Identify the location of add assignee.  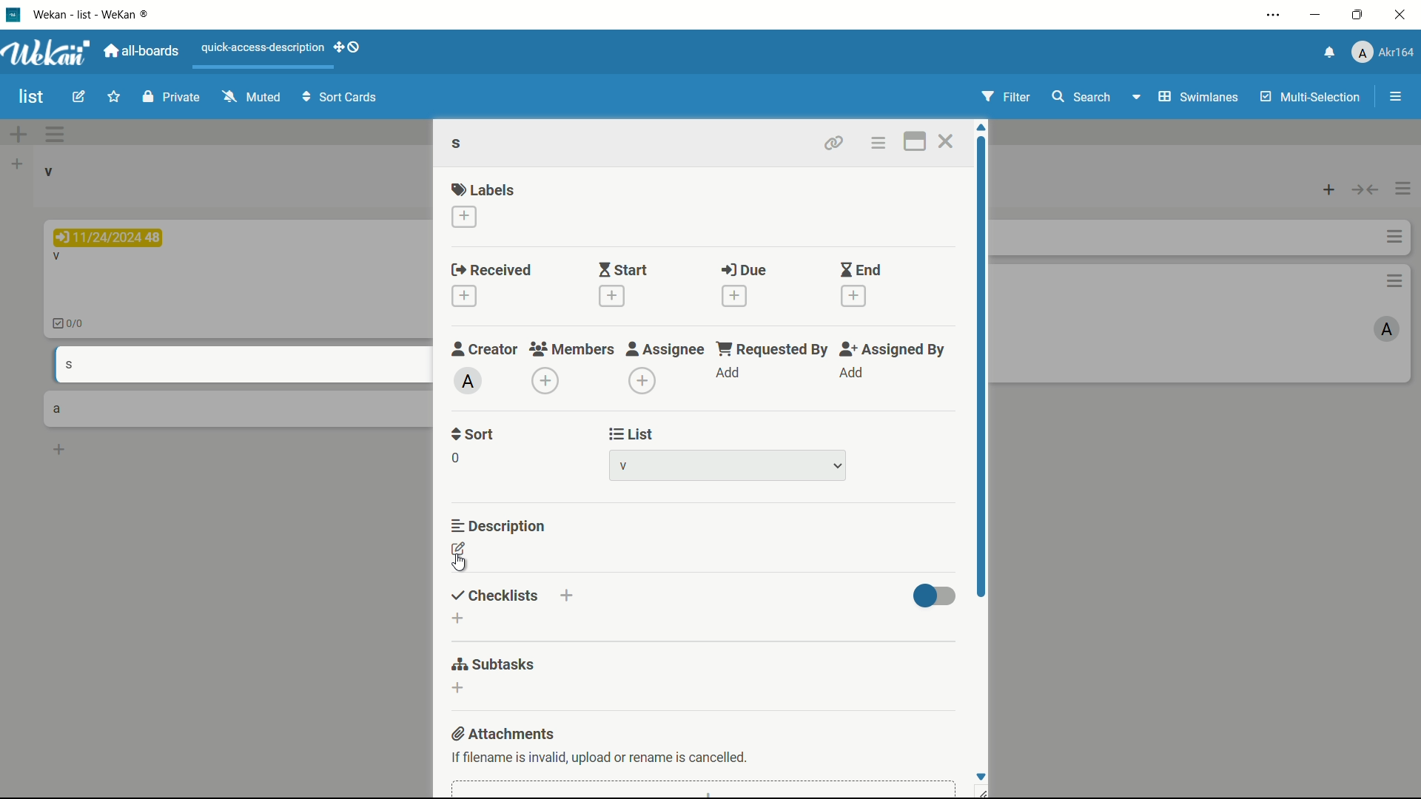
(642, 382).